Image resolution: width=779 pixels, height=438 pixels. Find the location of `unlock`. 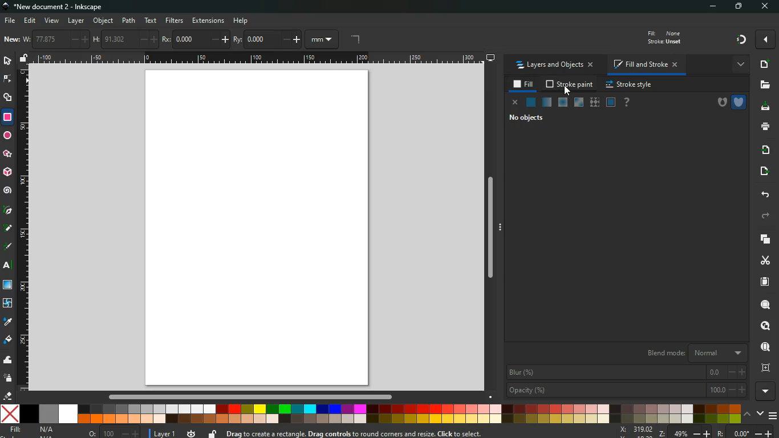

unlock is located at coordinates (26, 59).